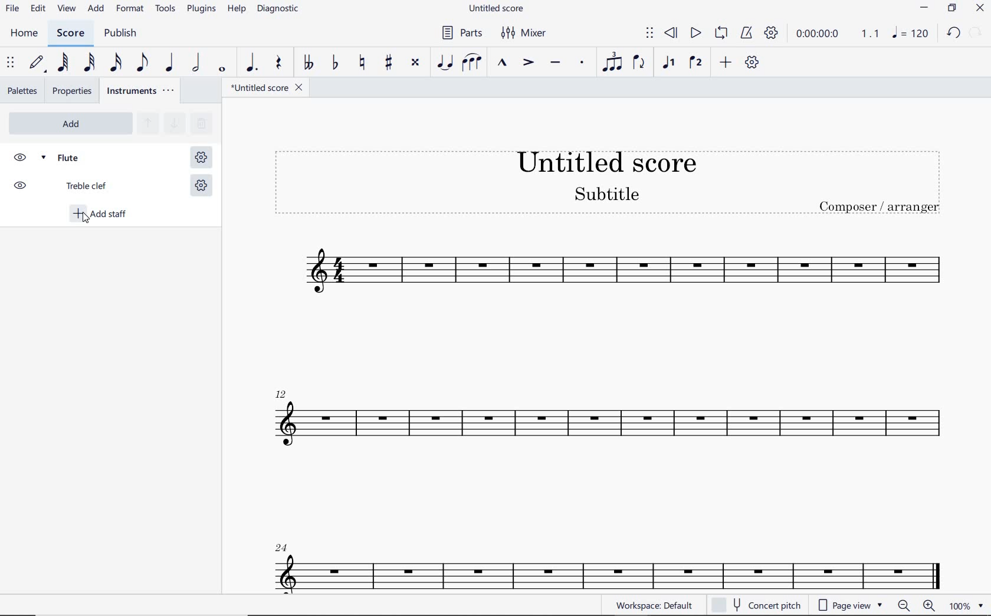 The height and width of the screenshot is (616, 991). I want to click on HALF NOTE, so click(197, 64).